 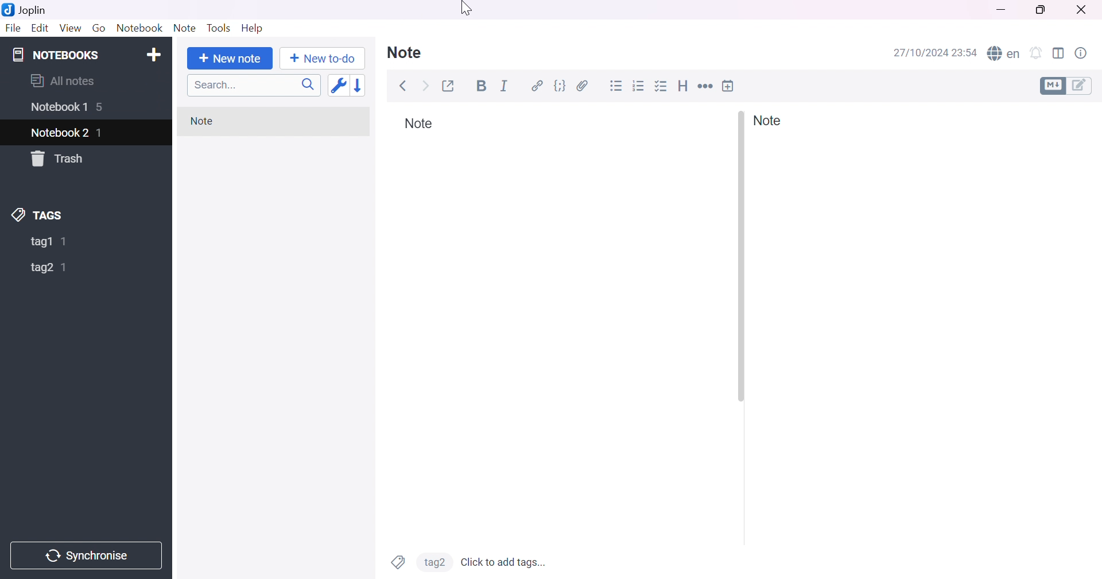 What do you see at coordinates (728, 85) in the screenshot?
I see `Insert time` at bounding box center [728, 85].